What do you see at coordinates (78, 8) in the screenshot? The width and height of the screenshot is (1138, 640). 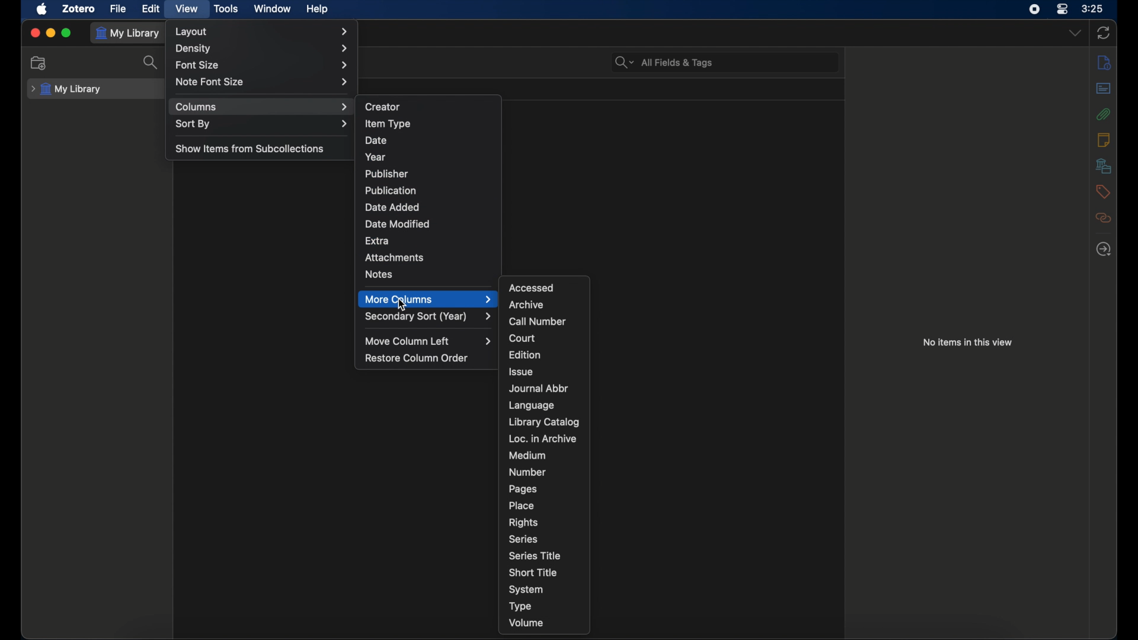 I see `zotero` at bounding box center [78, 8].